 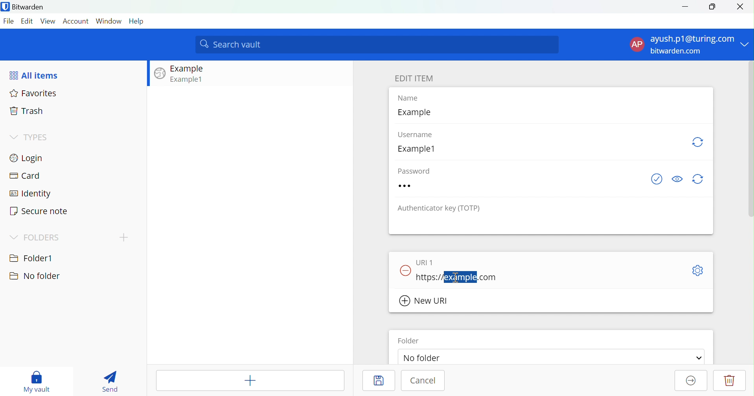 What do you see at coordinates (39, 211) in the screenshot?
I see `Secure note` at bounding box center [39, 211].